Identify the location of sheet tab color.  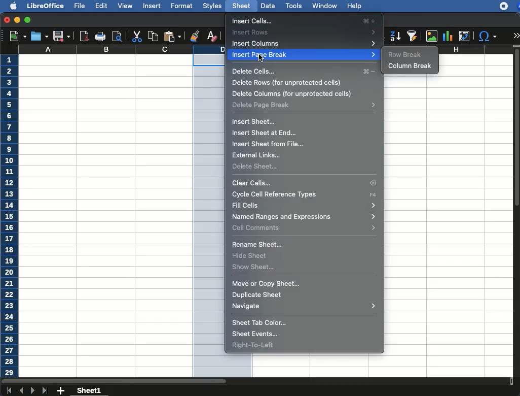
(261, 322).